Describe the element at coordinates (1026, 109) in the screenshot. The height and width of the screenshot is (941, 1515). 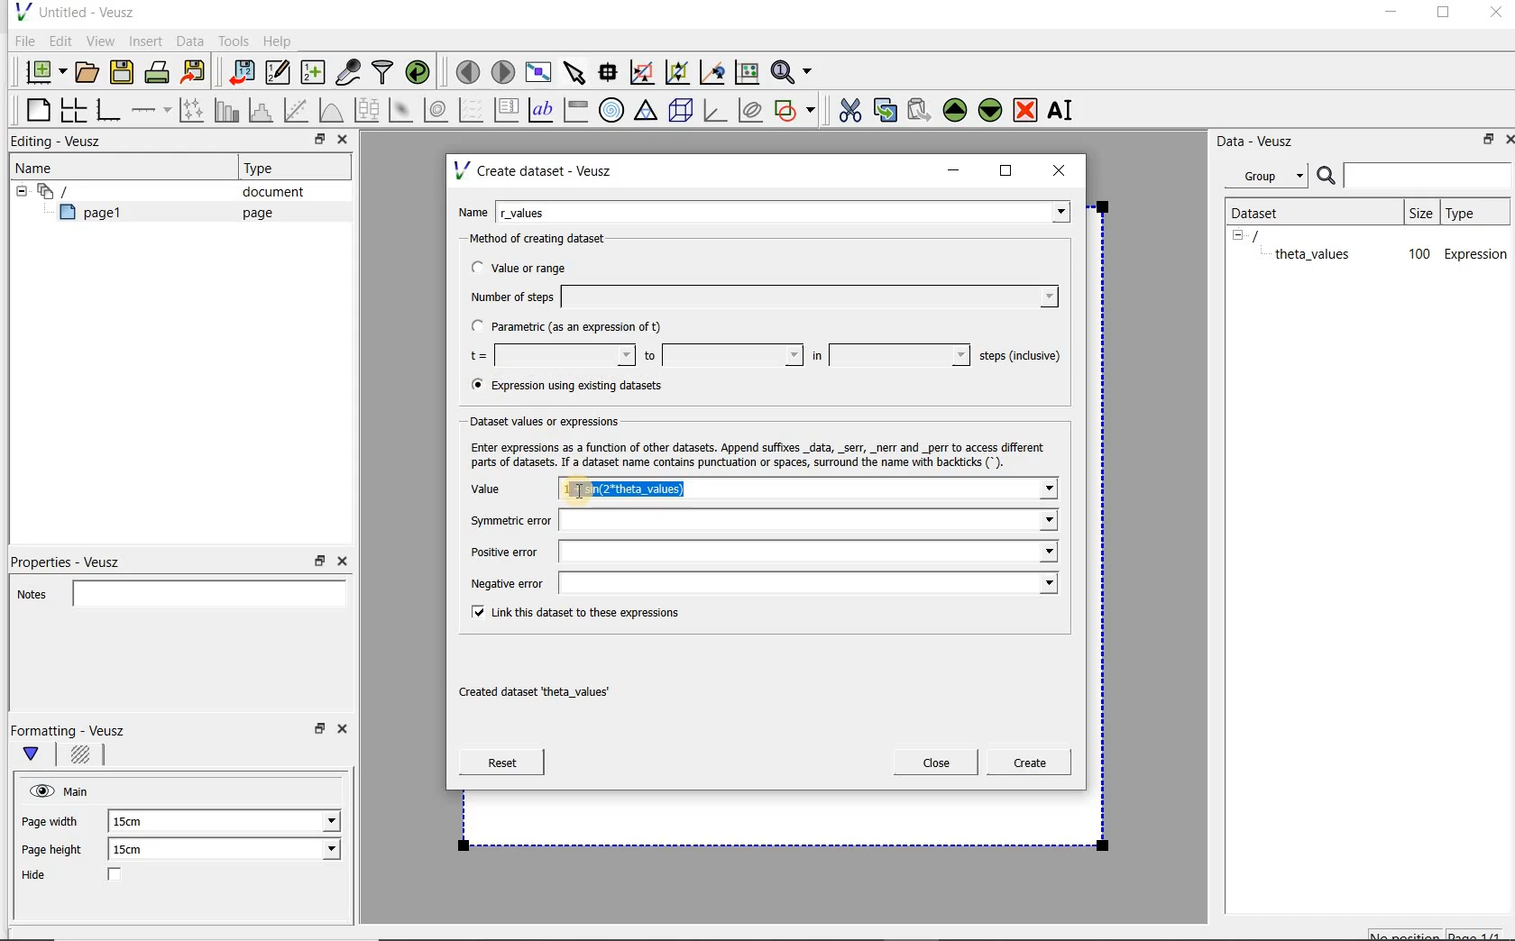
I see `remove the selected widget` at that location.